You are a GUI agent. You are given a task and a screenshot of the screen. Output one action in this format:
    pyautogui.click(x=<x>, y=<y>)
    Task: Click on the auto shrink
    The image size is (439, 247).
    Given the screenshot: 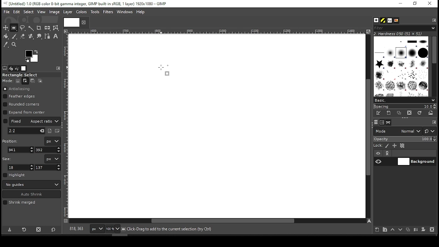 What is the action you would take?
    pyautogui.click(x=32, y=194)
    